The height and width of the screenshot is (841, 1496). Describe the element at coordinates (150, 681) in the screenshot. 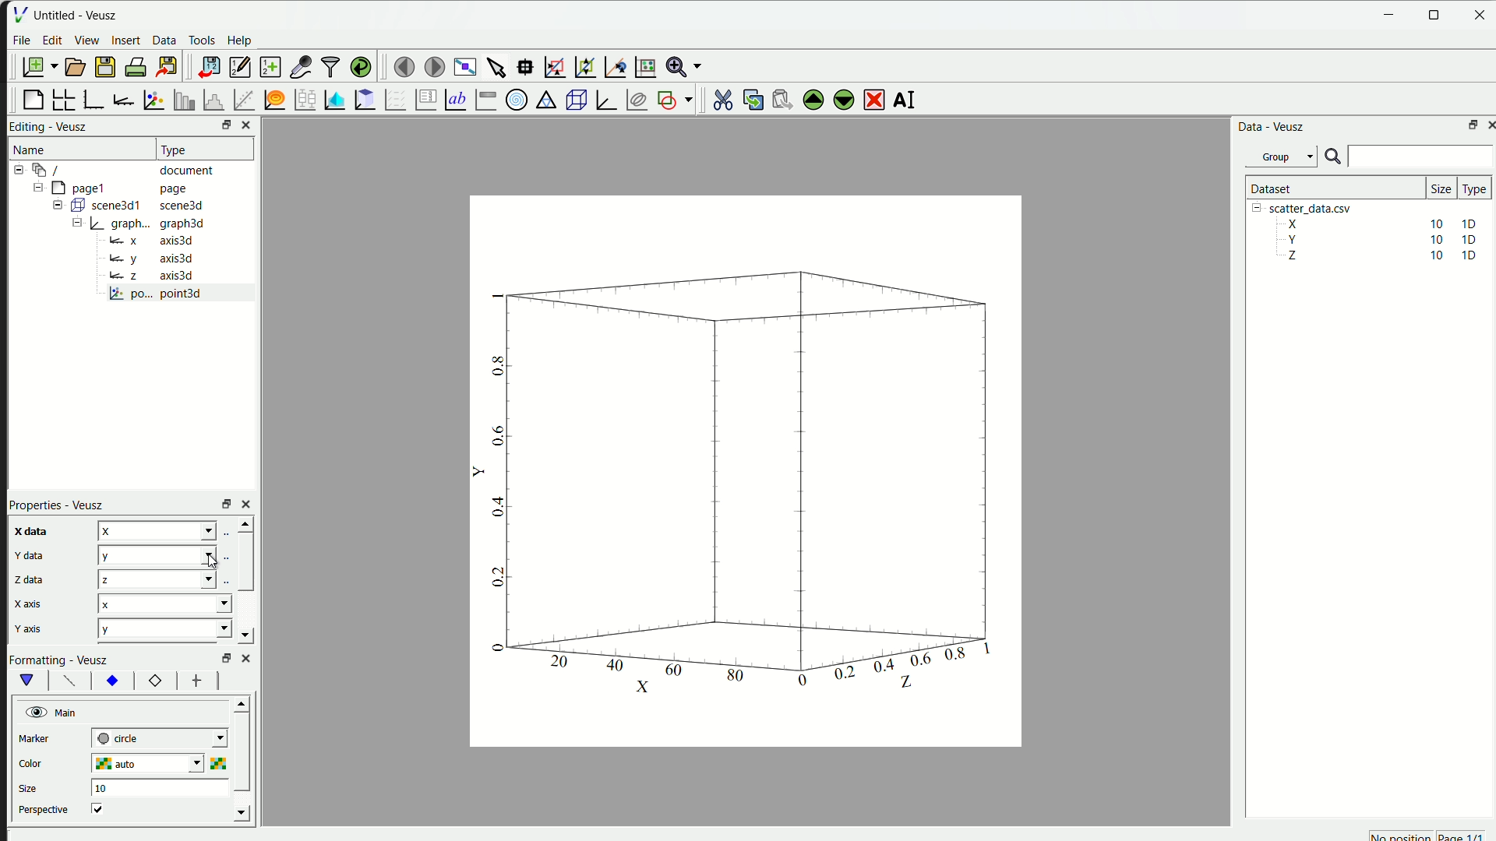

I see `12` at that location.